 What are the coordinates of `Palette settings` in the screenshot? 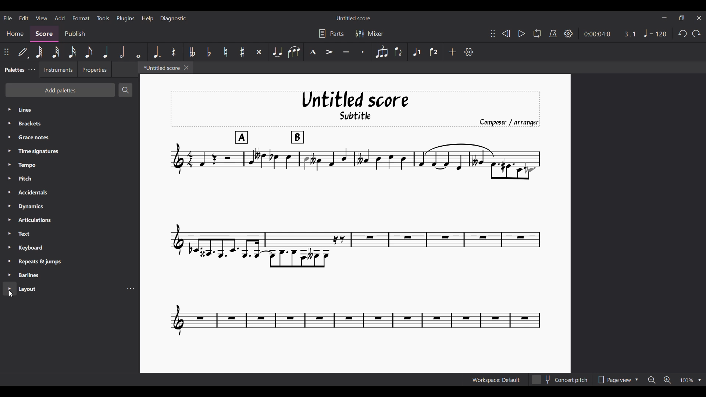 It's located at (32, 69).